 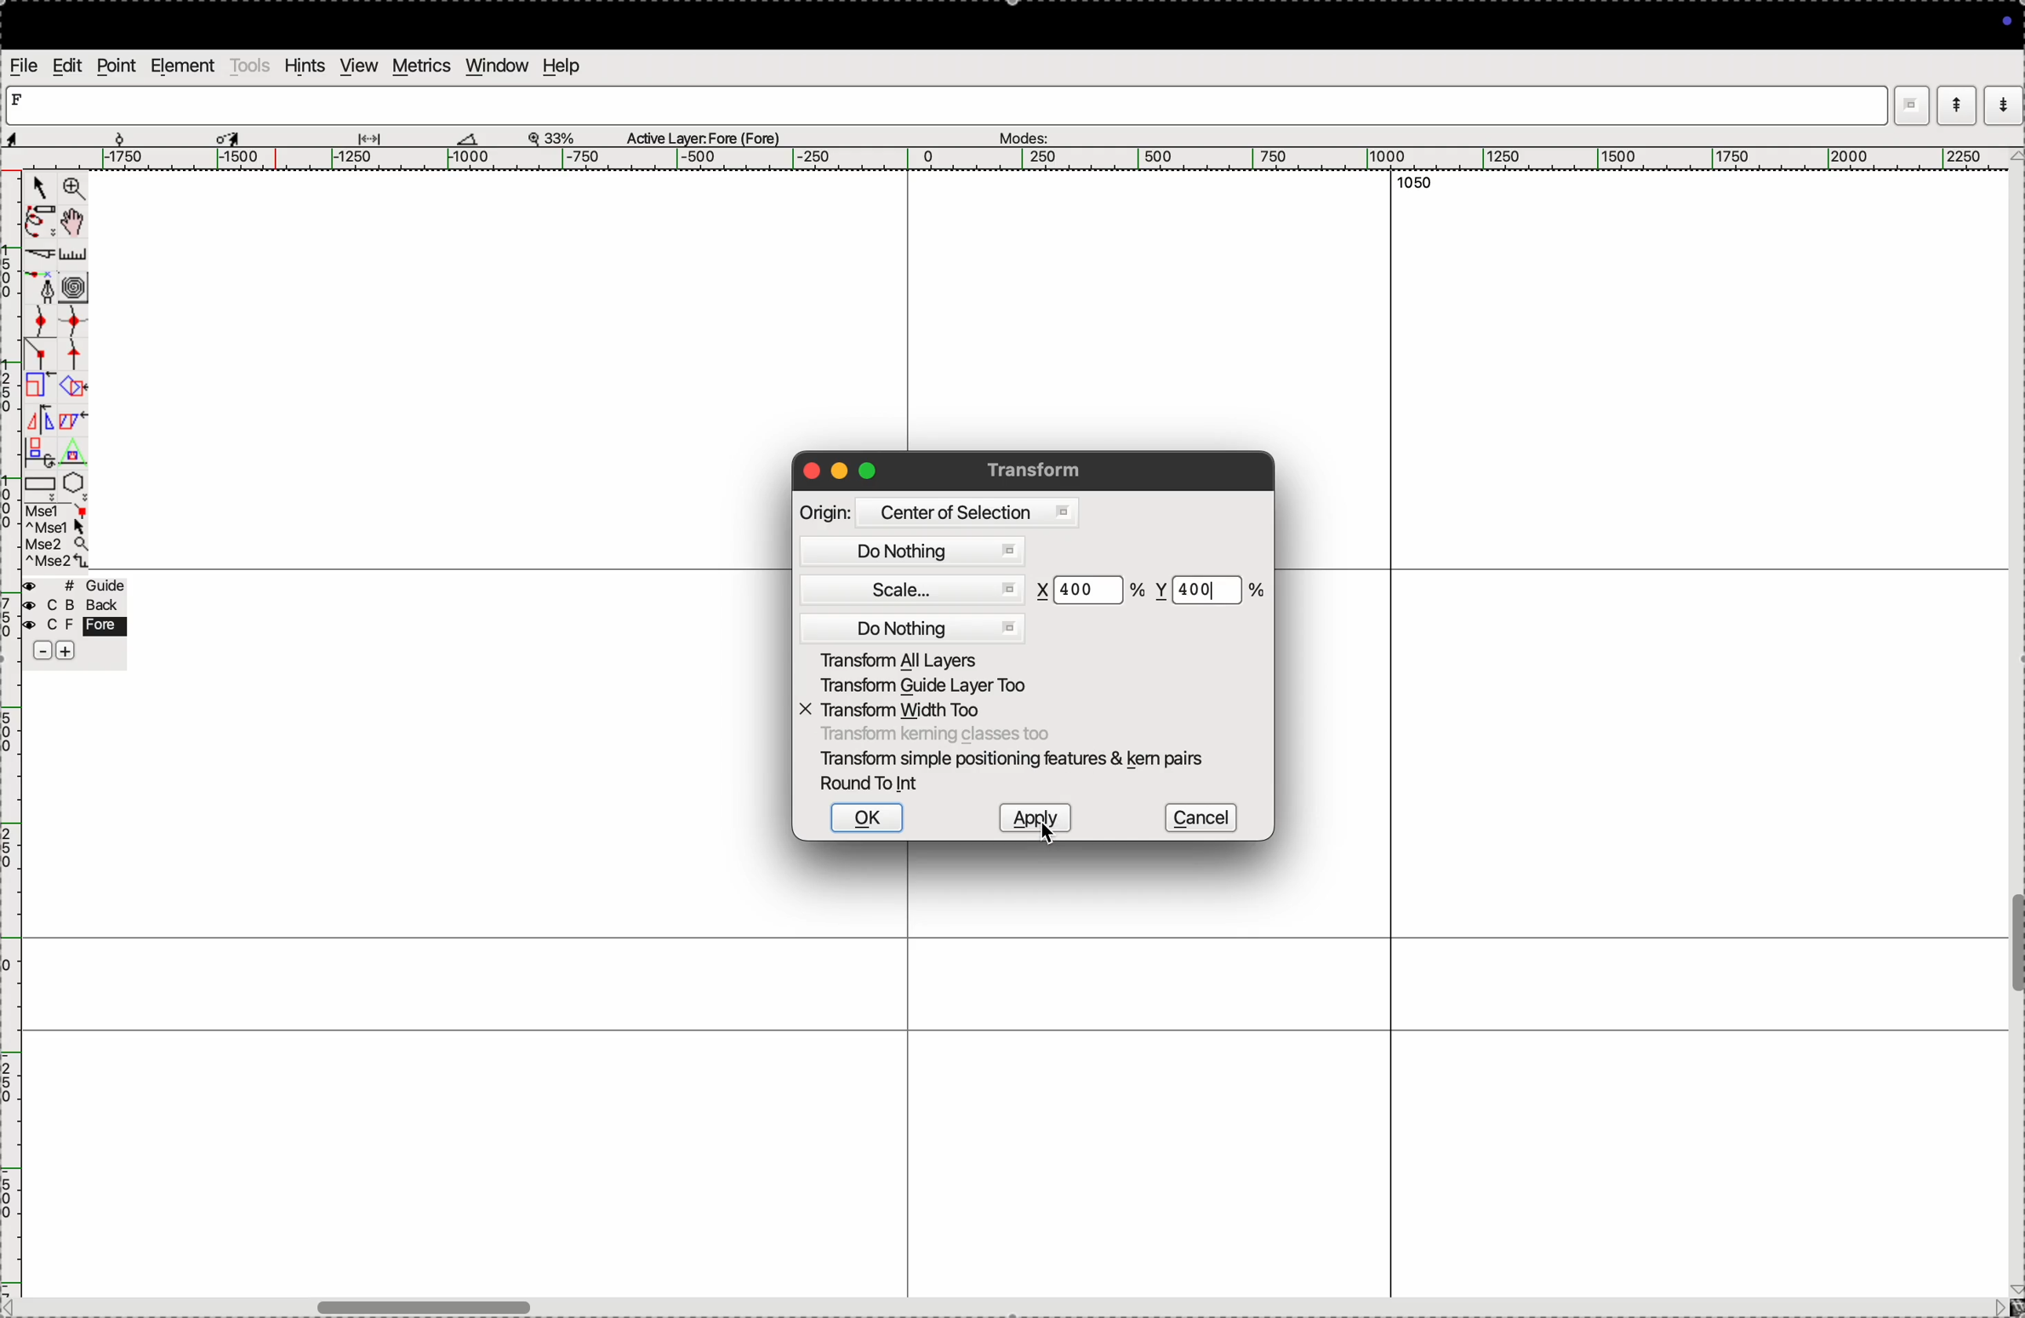 What do you see at coordinates (1201, 817) in the screenshot?
I see `cancel` at bounding box center [1201, 817].